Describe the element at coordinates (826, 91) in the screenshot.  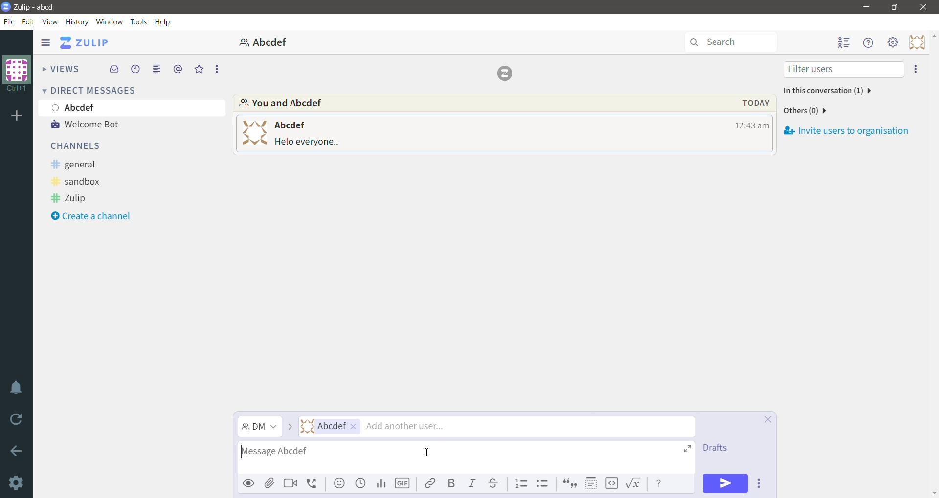
I see `Participants in this conversation` at that location.